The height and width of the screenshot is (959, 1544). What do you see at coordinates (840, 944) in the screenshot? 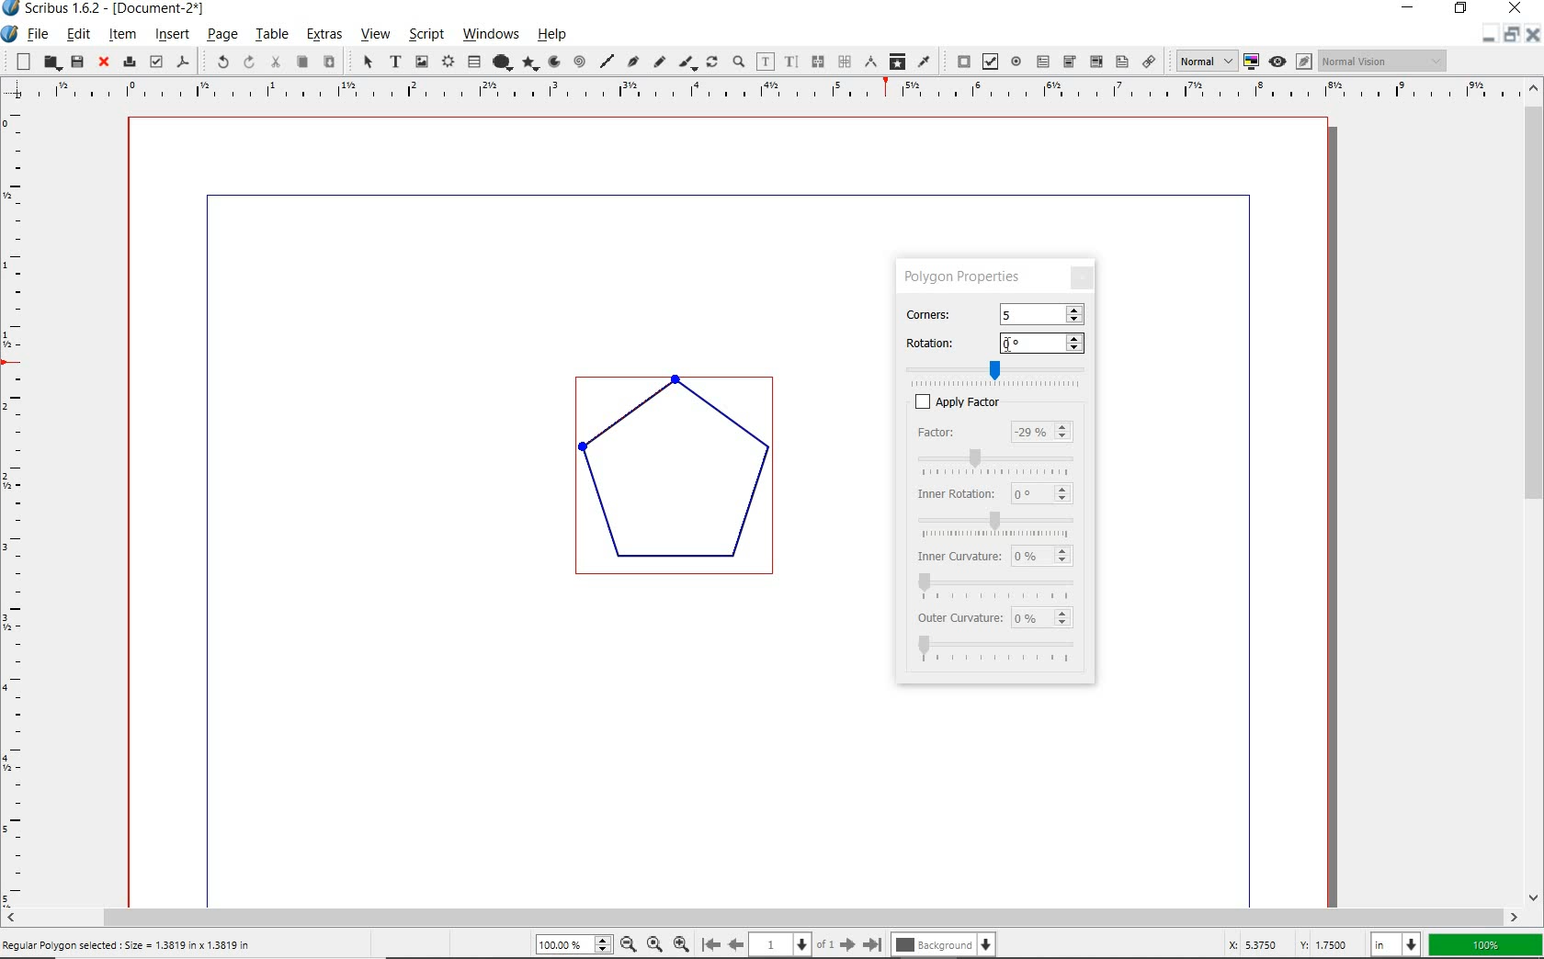
I see `Move to next page` at bounding box center [840, 944].